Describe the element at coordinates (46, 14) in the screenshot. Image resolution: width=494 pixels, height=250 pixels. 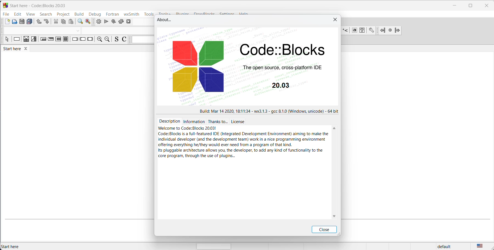
I see `Search` at that location.